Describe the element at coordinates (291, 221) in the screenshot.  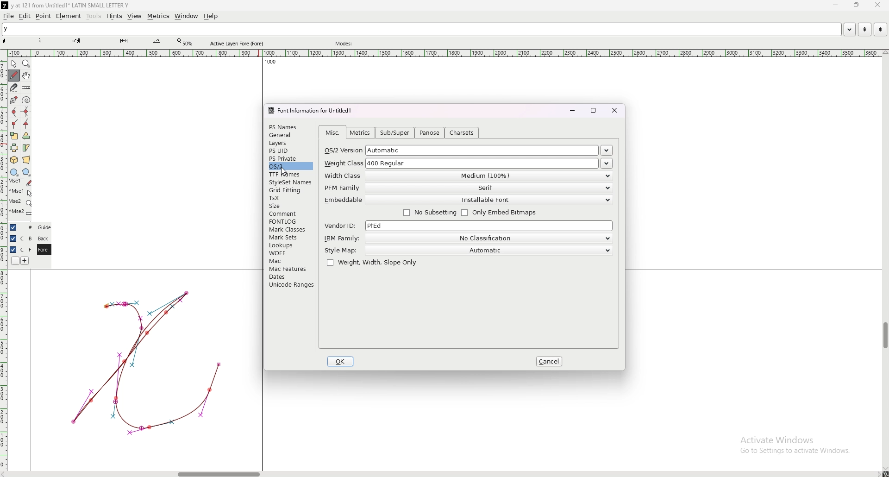
I see `fontlog` at that location.